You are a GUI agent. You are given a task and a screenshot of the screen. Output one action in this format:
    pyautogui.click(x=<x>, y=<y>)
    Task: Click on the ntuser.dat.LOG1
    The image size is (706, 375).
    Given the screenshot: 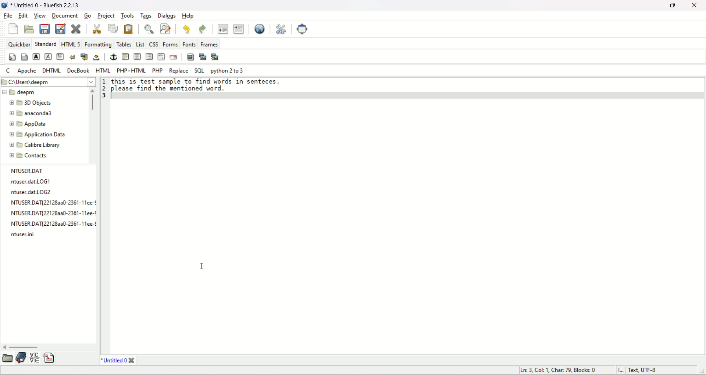 What is the action you would take?
    pyautogui.click(x=31, y=182)
    